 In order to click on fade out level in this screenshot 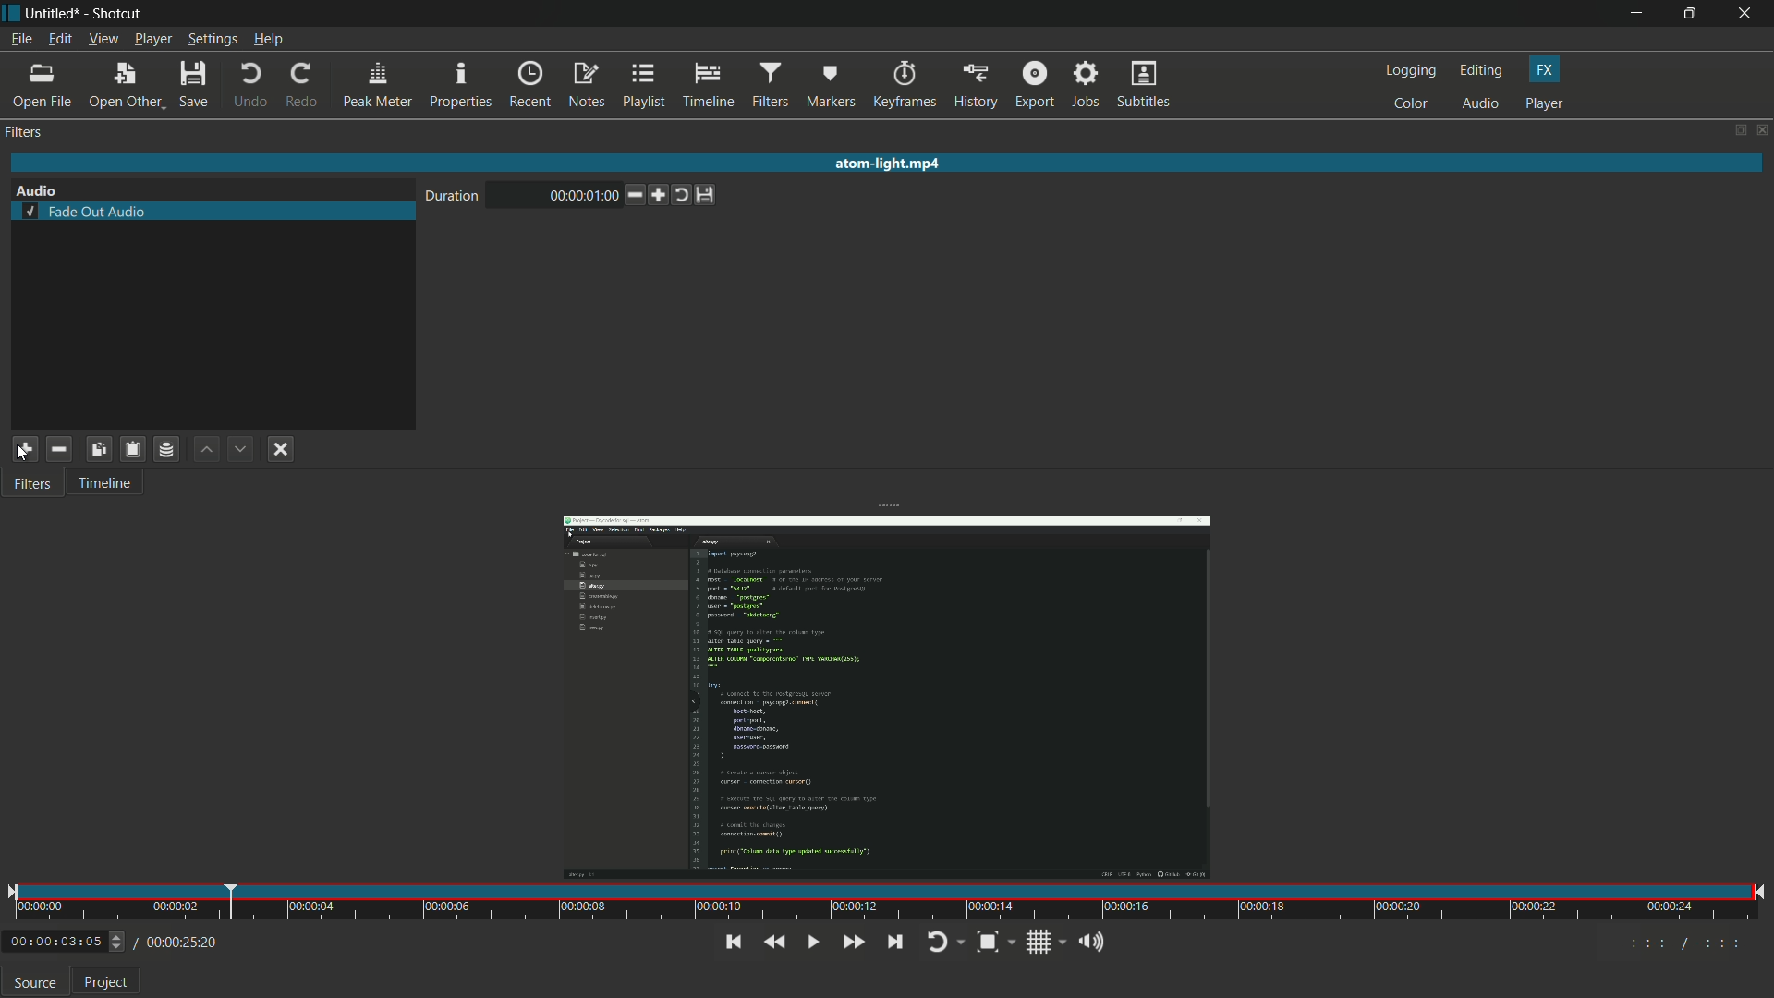, I will do `click(562, 195)`.